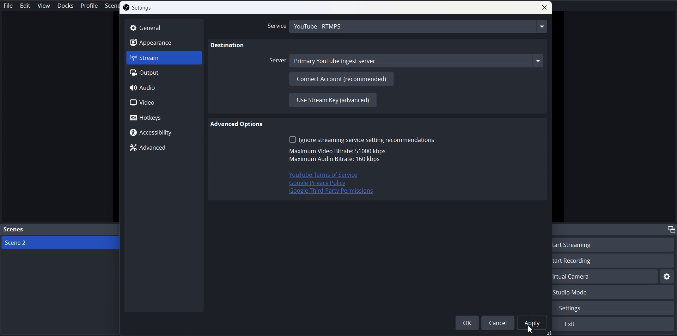  I want to click on close, so click(544, 7).